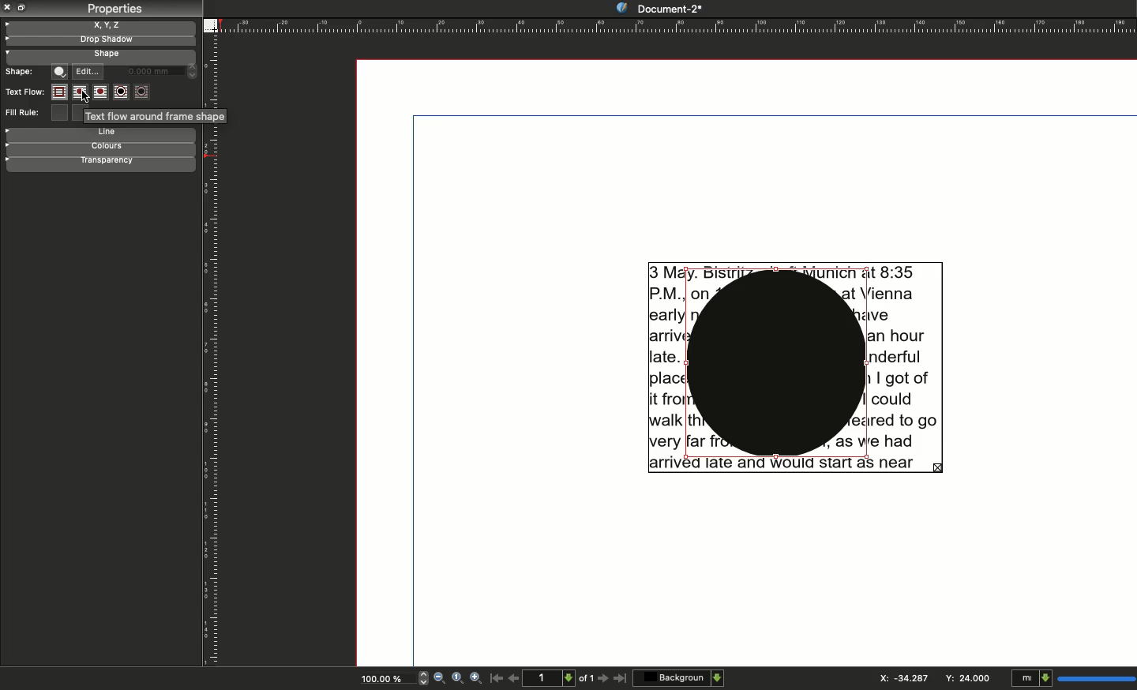 This screenshot has height=690, width=1137. What do you see at coordinates (1074, 677) in the screenshot?
I see `Units` at bounding box center [1074, 677].